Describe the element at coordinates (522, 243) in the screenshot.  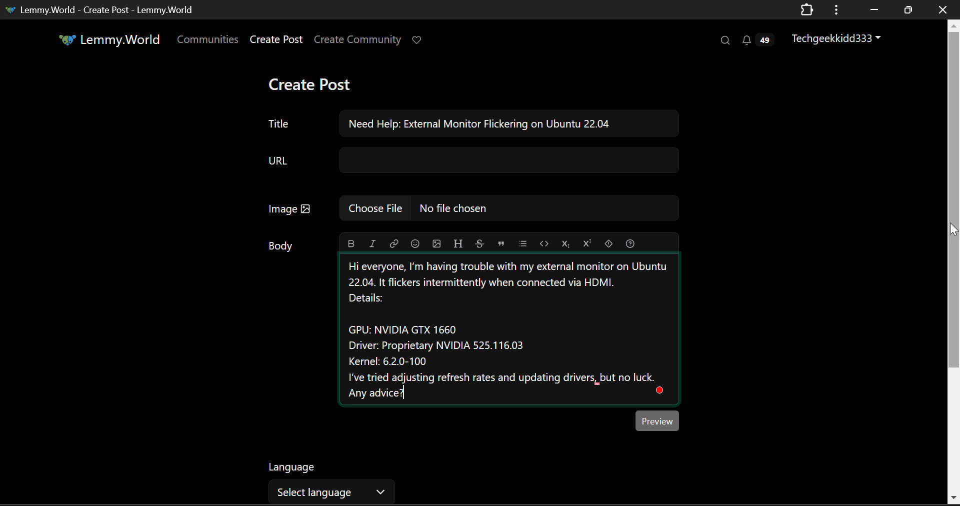
I see `List` at that location.